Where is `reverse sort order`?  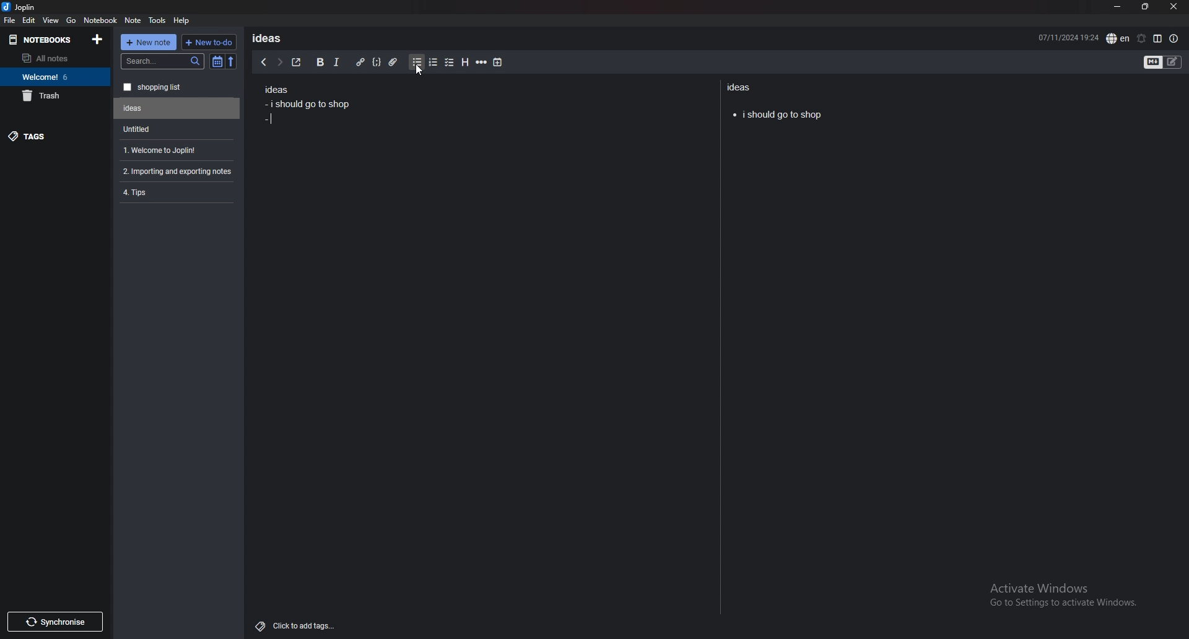
reverse sort order is located at coordinates (231, 62).